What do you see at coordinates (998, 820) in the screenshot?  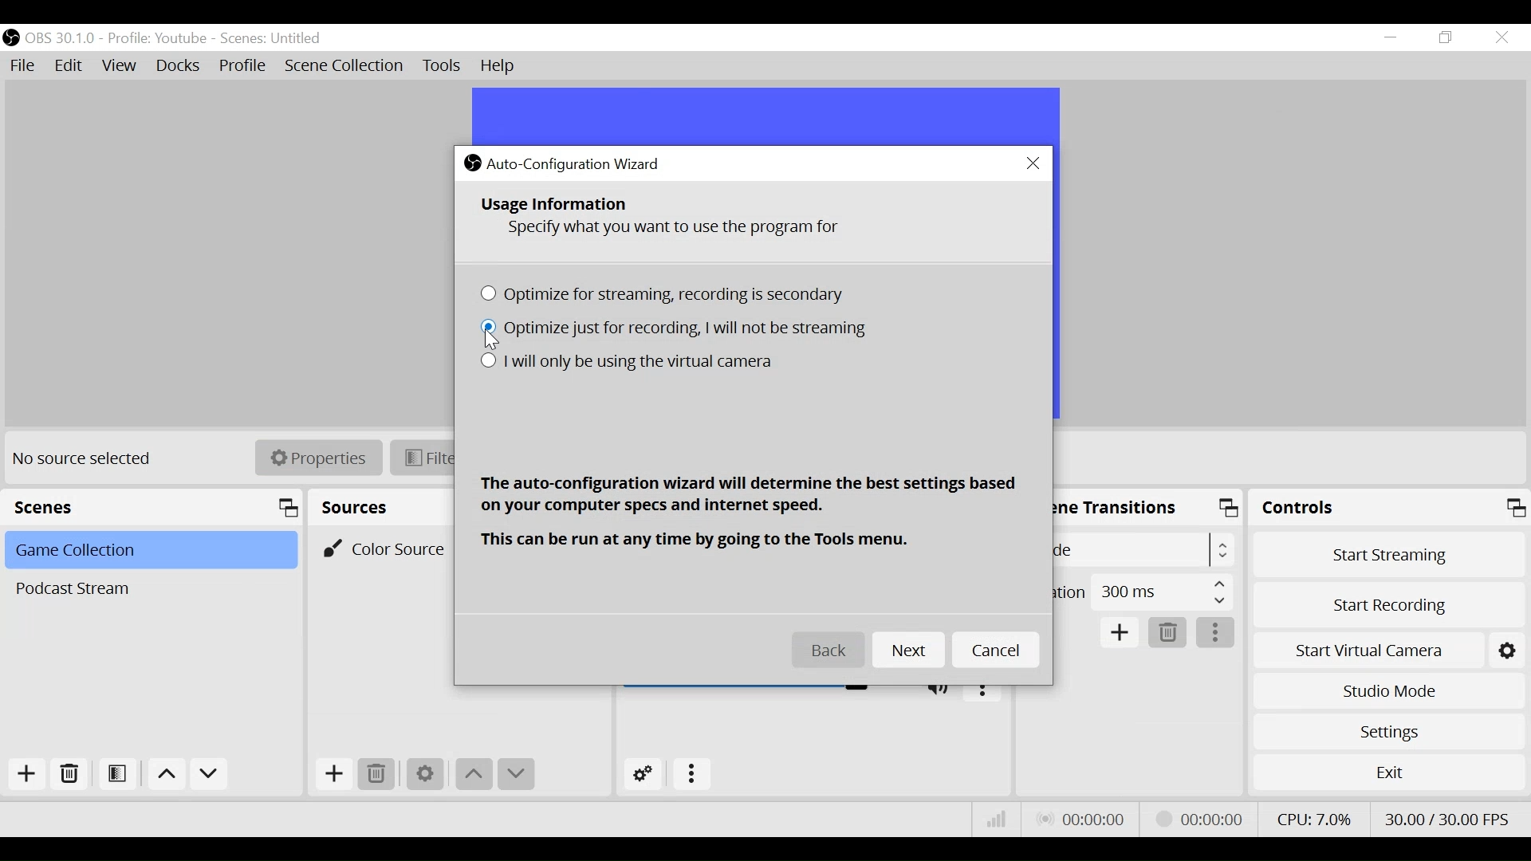 I see `Bitrate` at bounding box center [998, 820].